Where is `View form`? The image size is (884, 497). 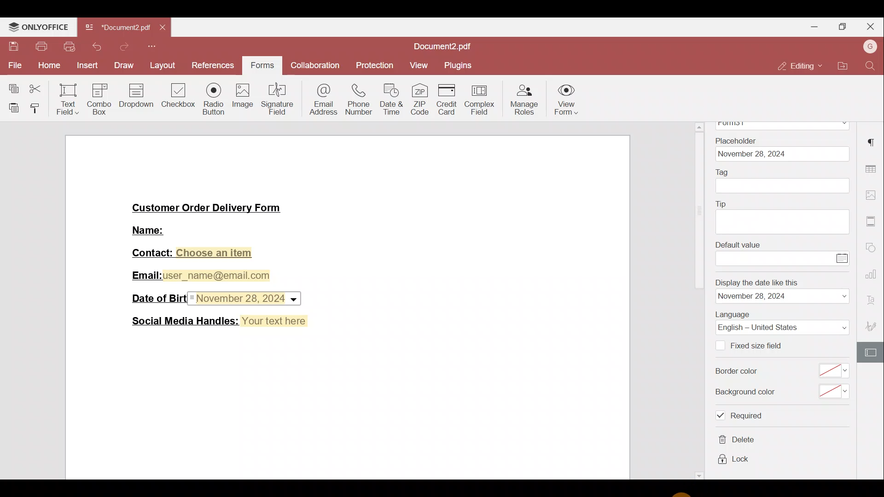
View form is located at coordinates (564, 102).